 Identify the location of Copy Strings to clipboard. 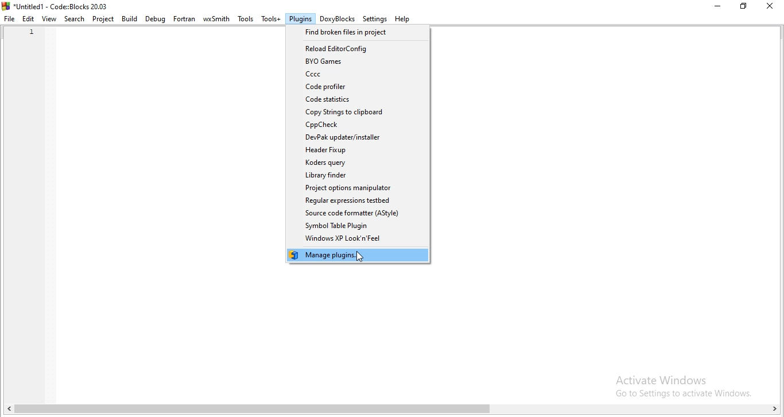
(359, 112).